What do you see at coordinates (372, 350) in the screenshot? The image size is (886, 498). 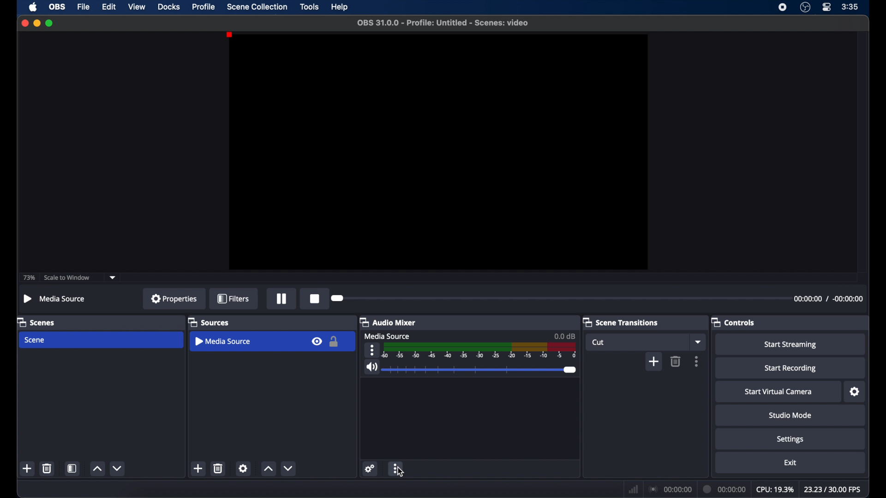 I see `more options` at bounding box center [372, 350].